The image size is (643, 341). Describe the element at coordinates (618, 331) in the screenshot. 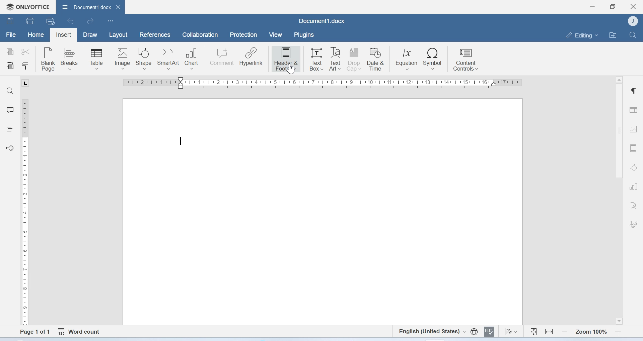

I see `Zoom in` at that location.